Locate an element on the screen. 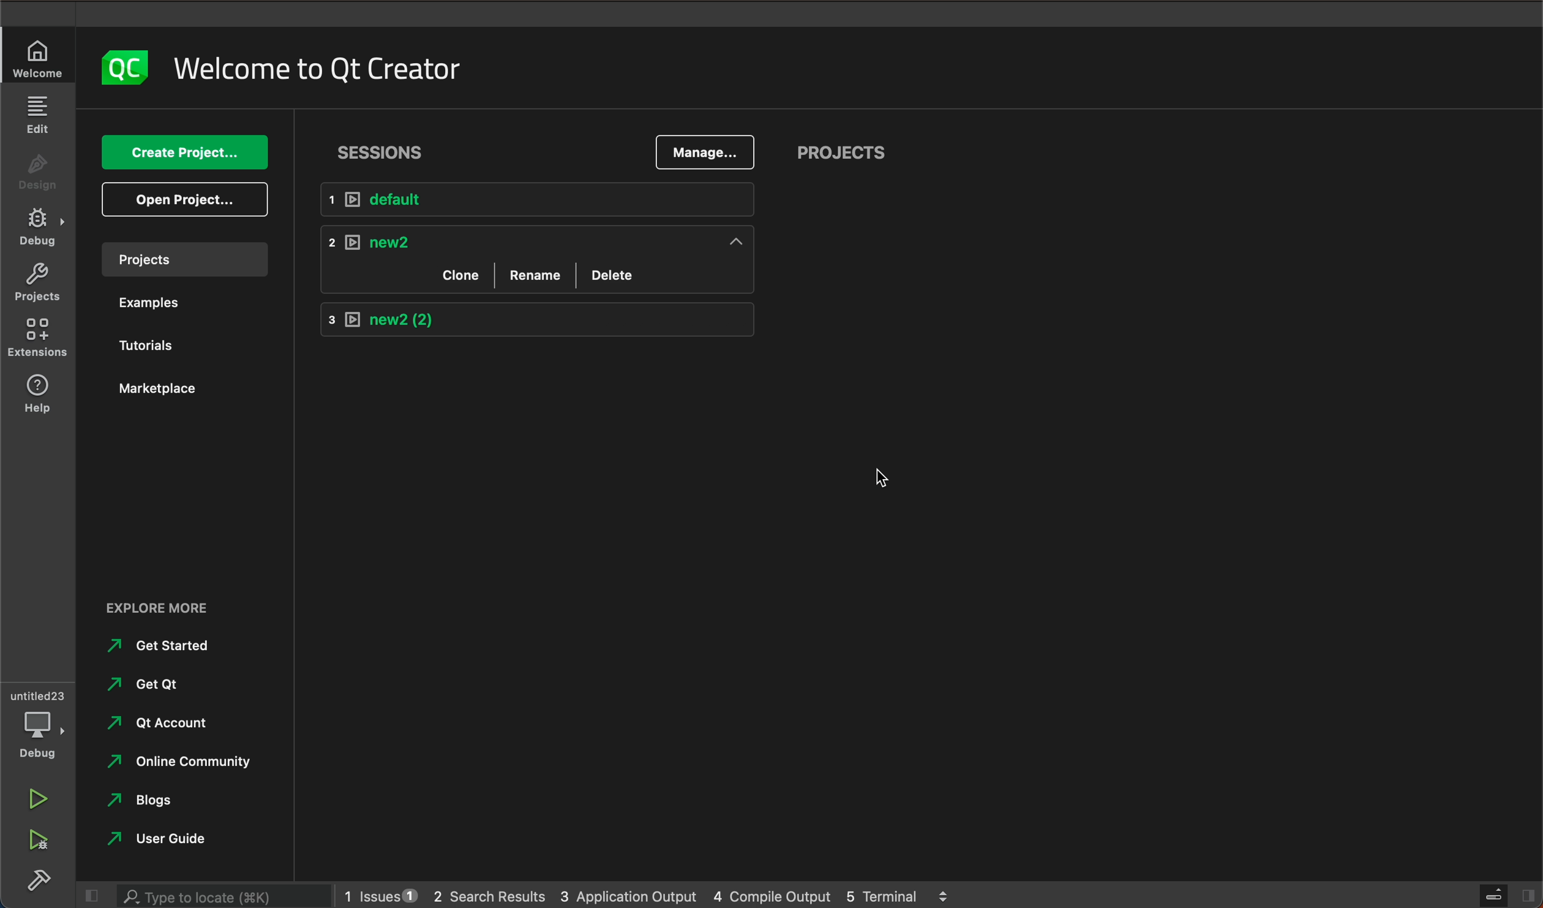 This screenshot has width=1543, height=908. search results is located at coordinates (489, 893).